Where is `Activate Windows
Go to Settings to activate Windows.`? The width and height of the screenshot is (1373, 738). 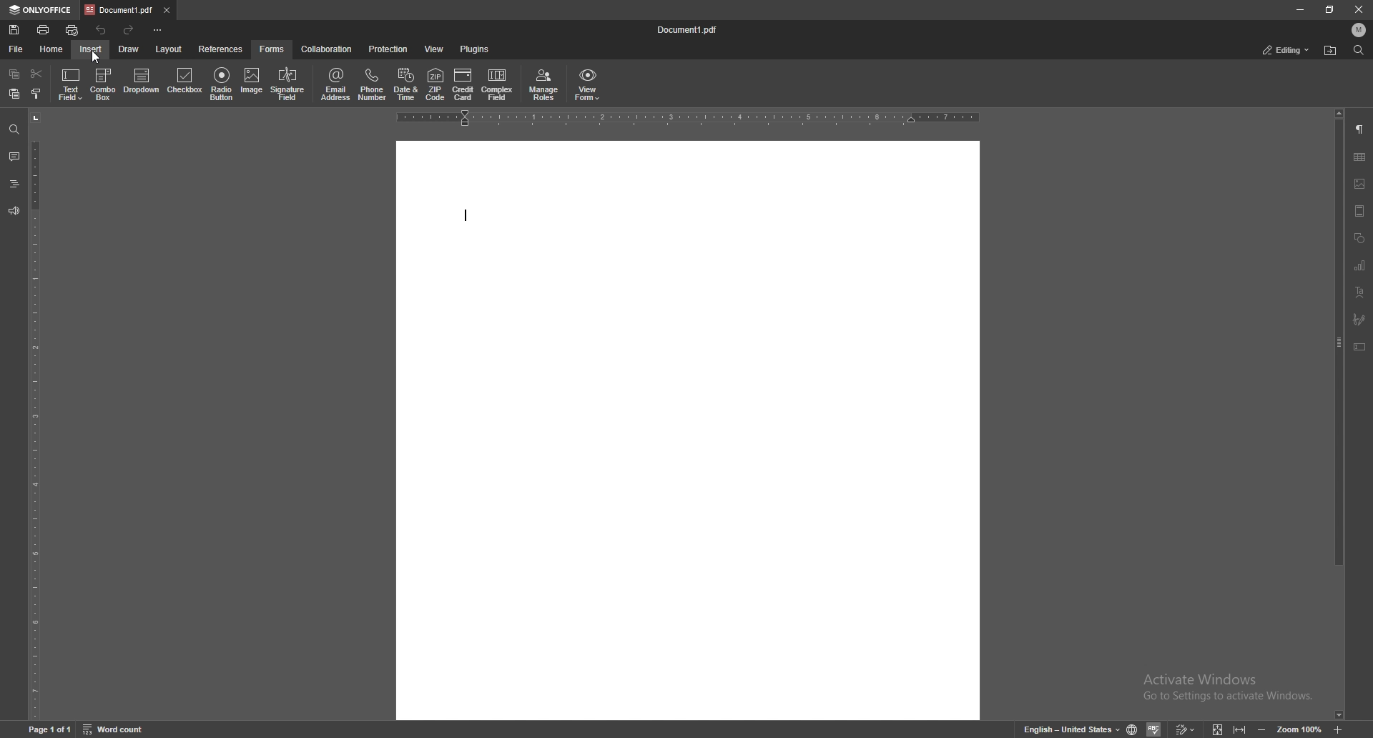 Activate Windows
Go to Settings to activate Windows. is located at coordinates (1231, 688).